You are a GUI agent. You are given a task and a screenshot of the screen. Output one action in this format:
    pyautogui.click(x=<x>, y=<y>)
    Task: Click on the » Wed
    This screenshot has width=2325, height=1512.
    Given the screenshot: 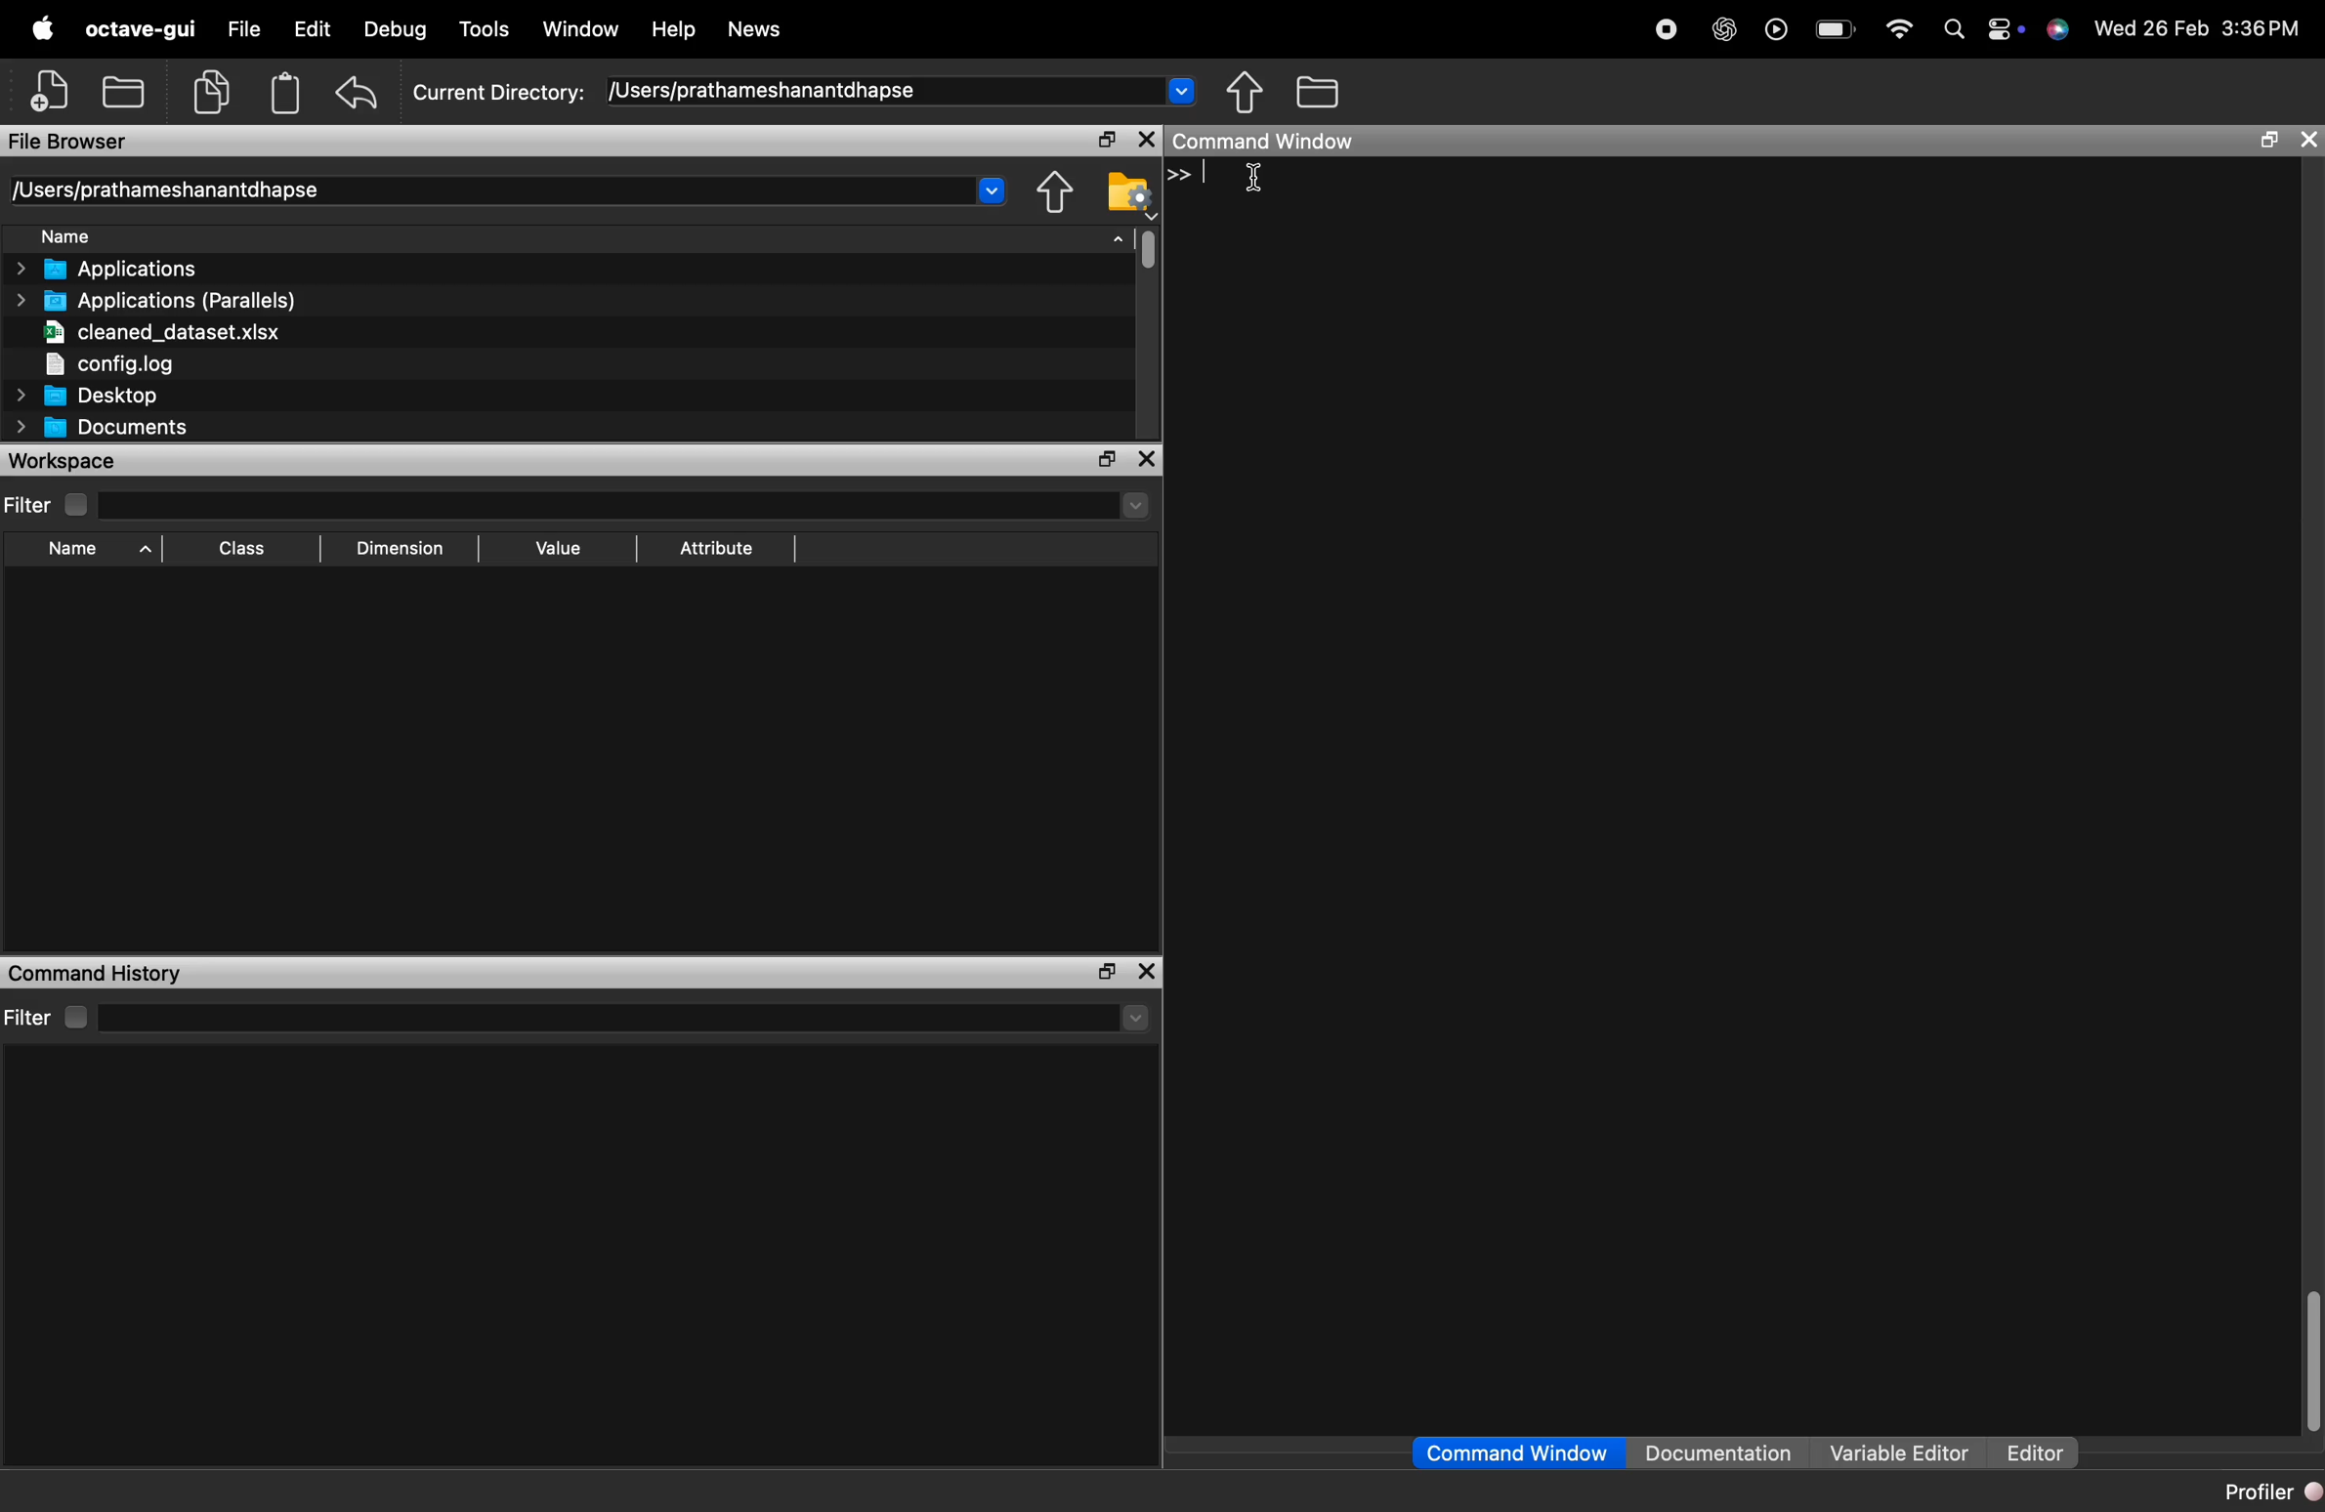 What is the action you would take?
    pyautogui.click(x=2112, y=29)
    